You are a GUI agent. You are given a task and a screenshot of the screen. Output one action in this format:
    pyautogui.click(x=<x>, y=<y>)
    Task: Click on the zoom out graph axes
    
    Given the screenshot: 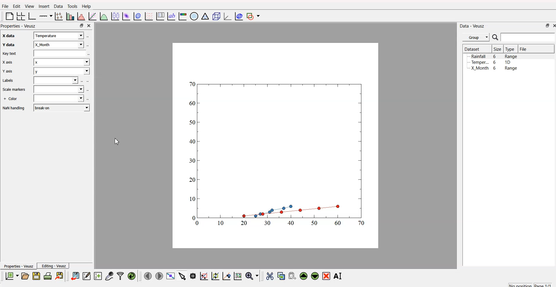 What is the action you would take?
    pyautogui.click(x=226, y=276)
    